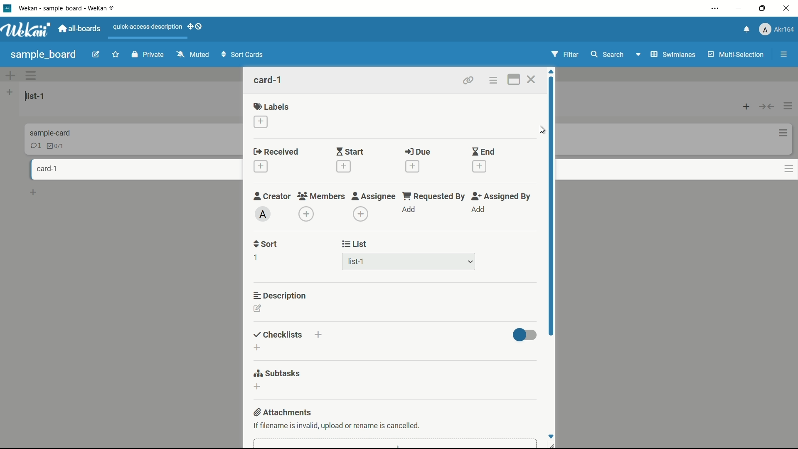  Describe the element at coordinates (532, 79) in the screenshot. I see `close card` at that location.